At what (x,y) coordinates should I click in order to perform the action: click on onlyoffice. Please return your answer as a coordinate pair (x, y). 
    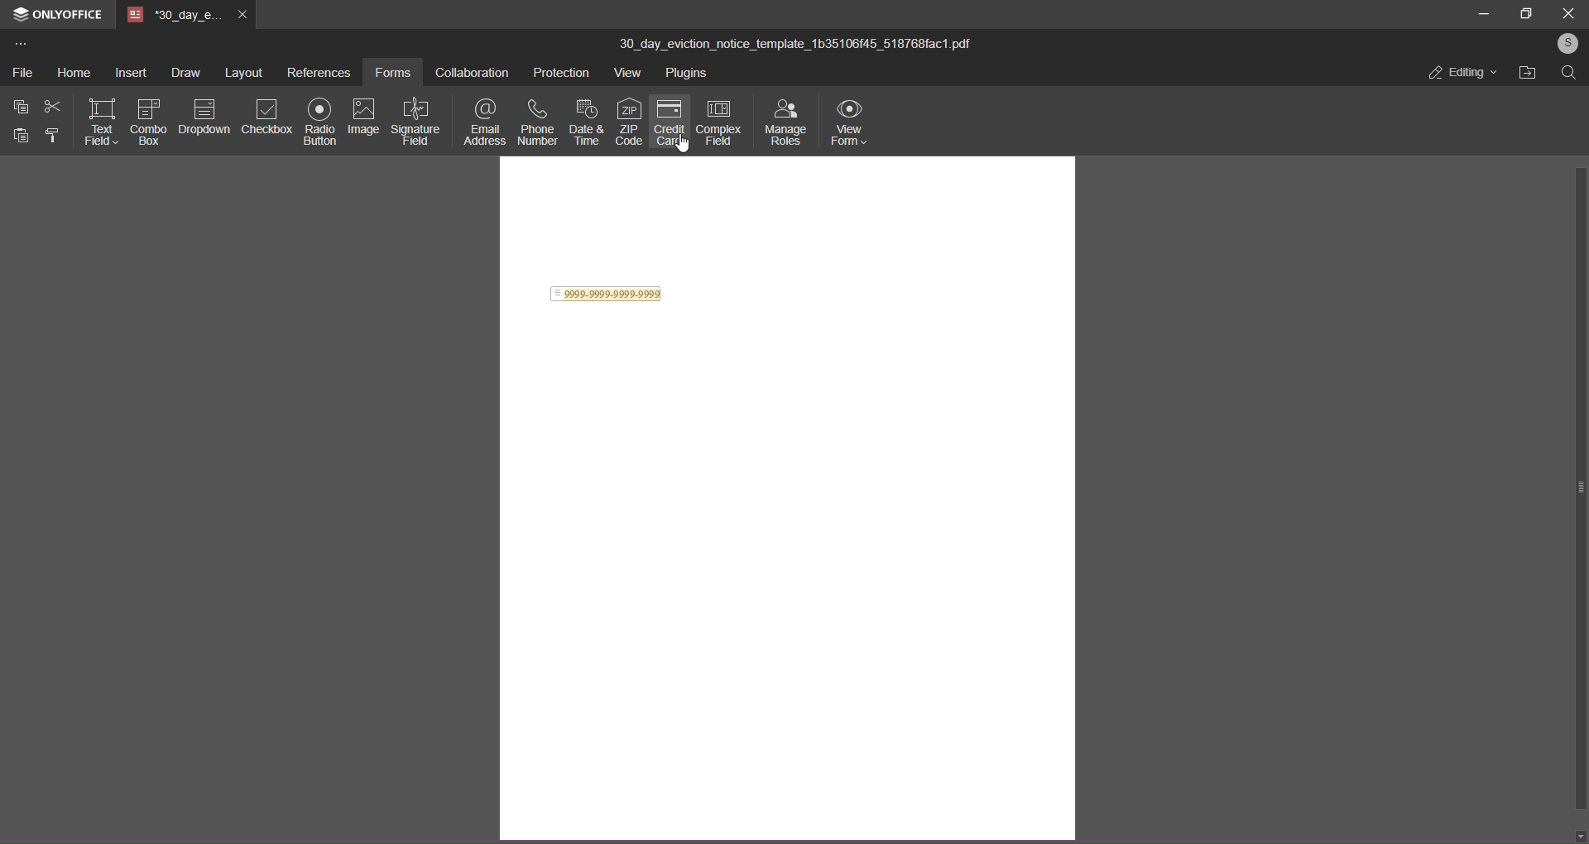
    Looking at the image, I should click on (67, 13).